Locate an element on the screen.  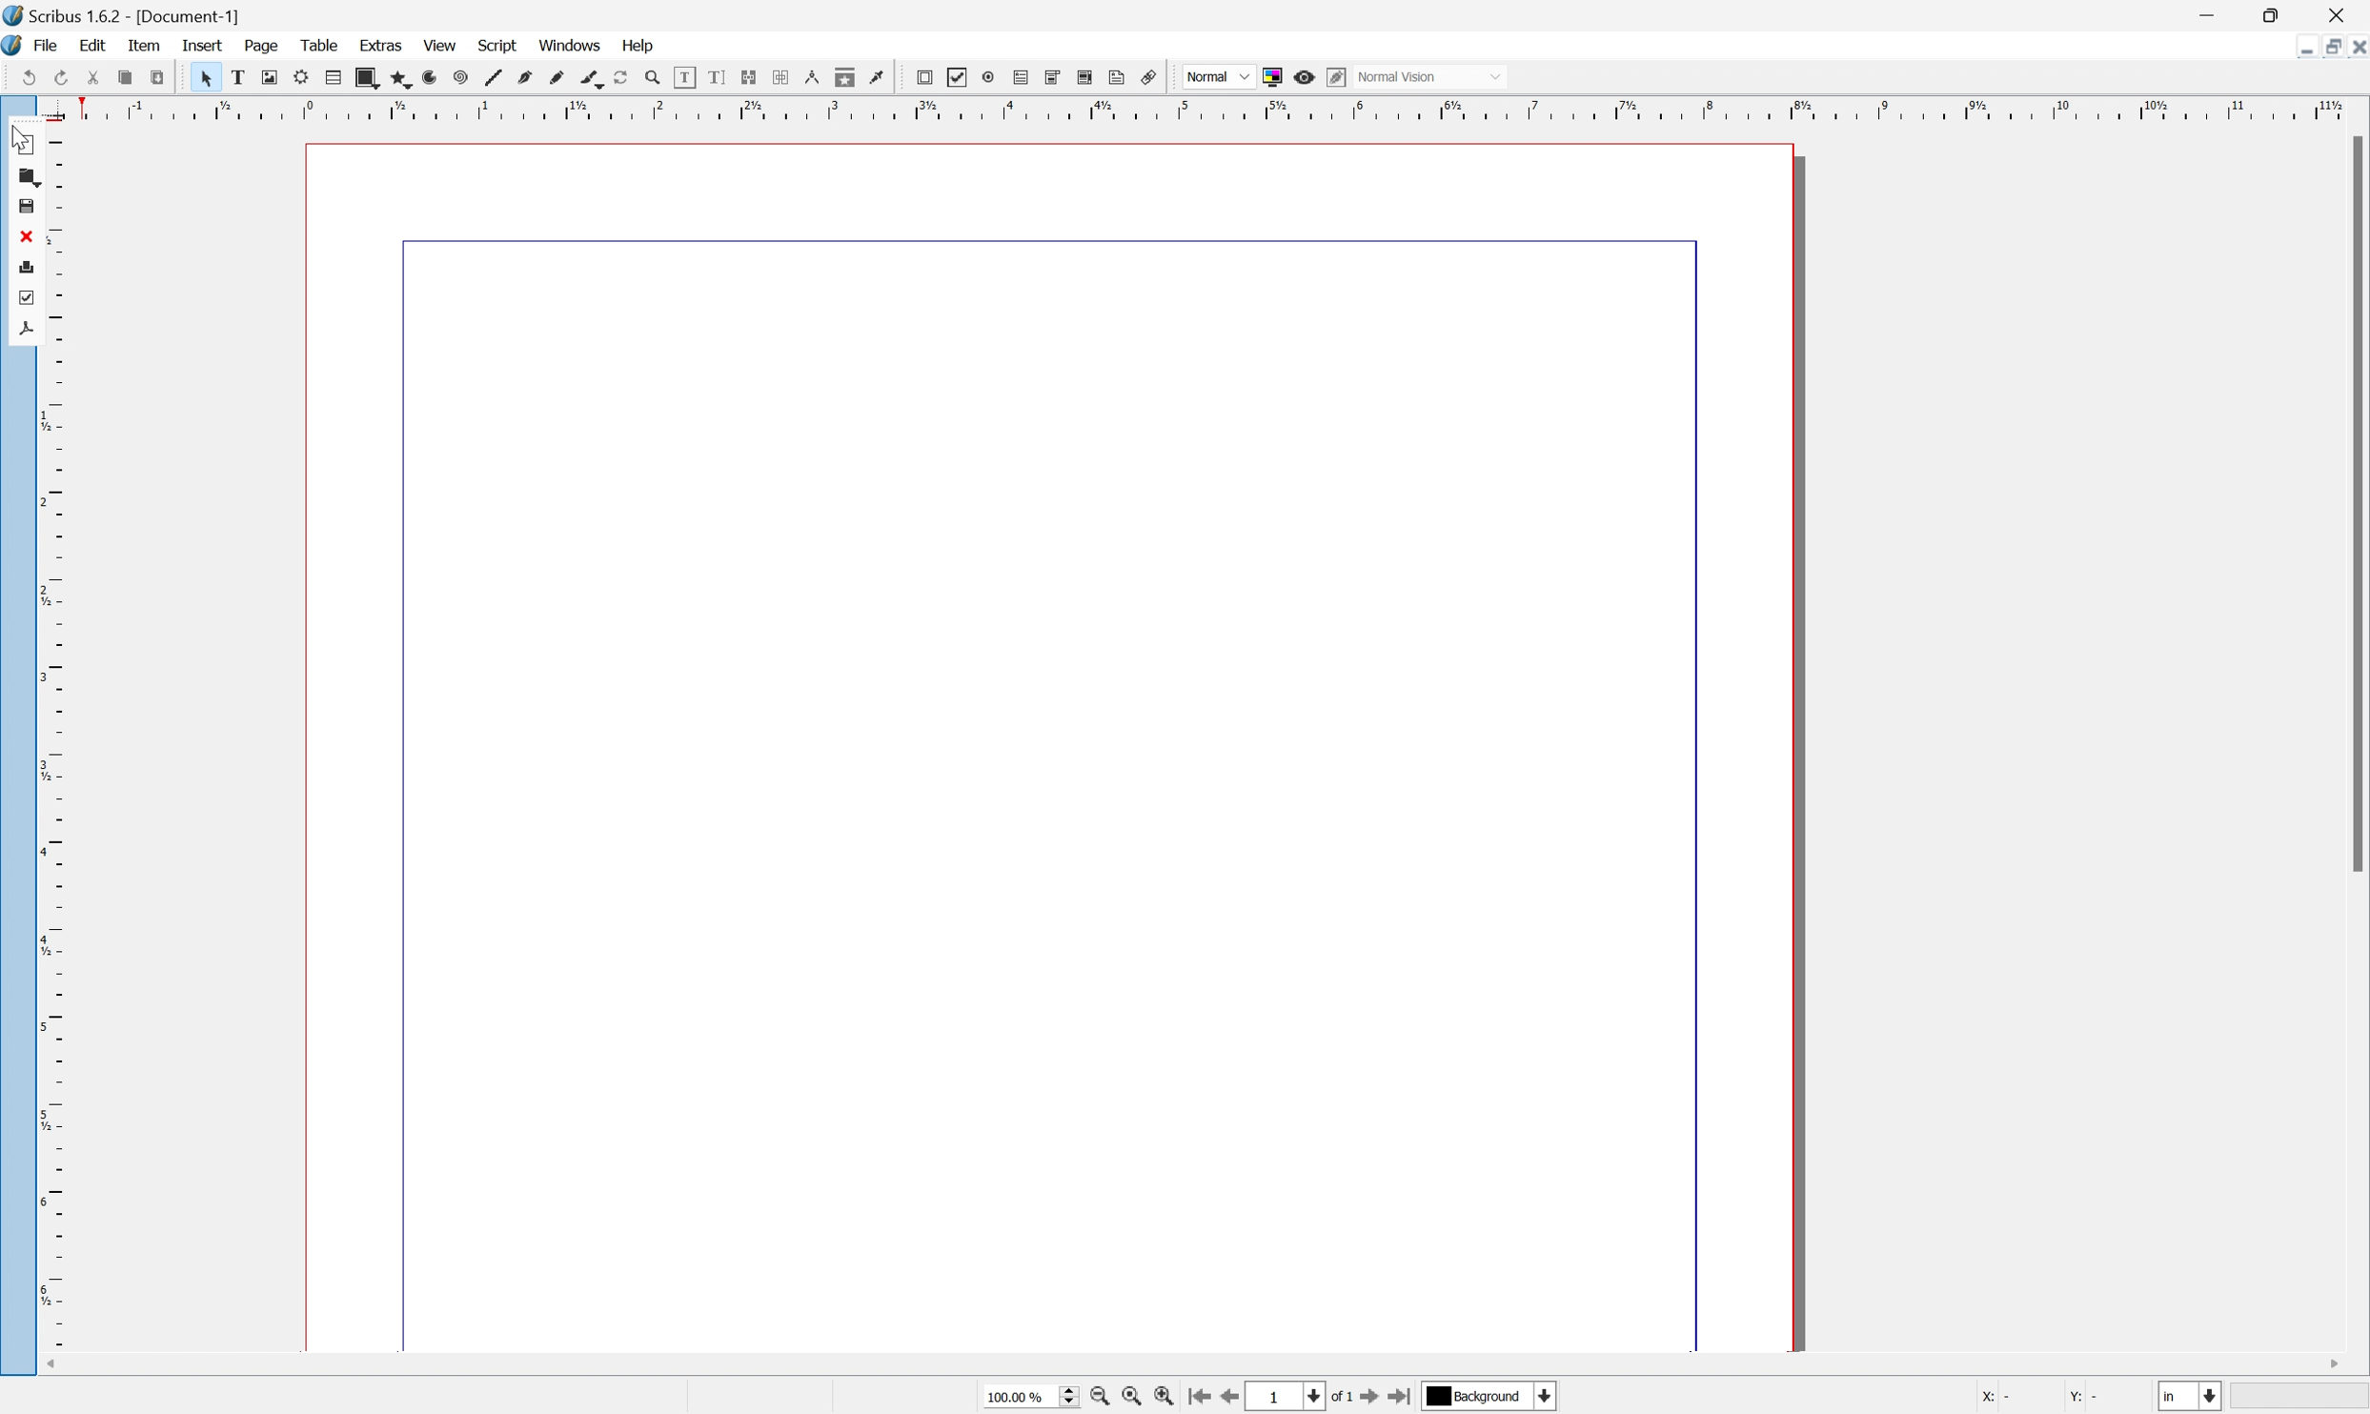
zoom out is located at coordinates (1101, 1400).